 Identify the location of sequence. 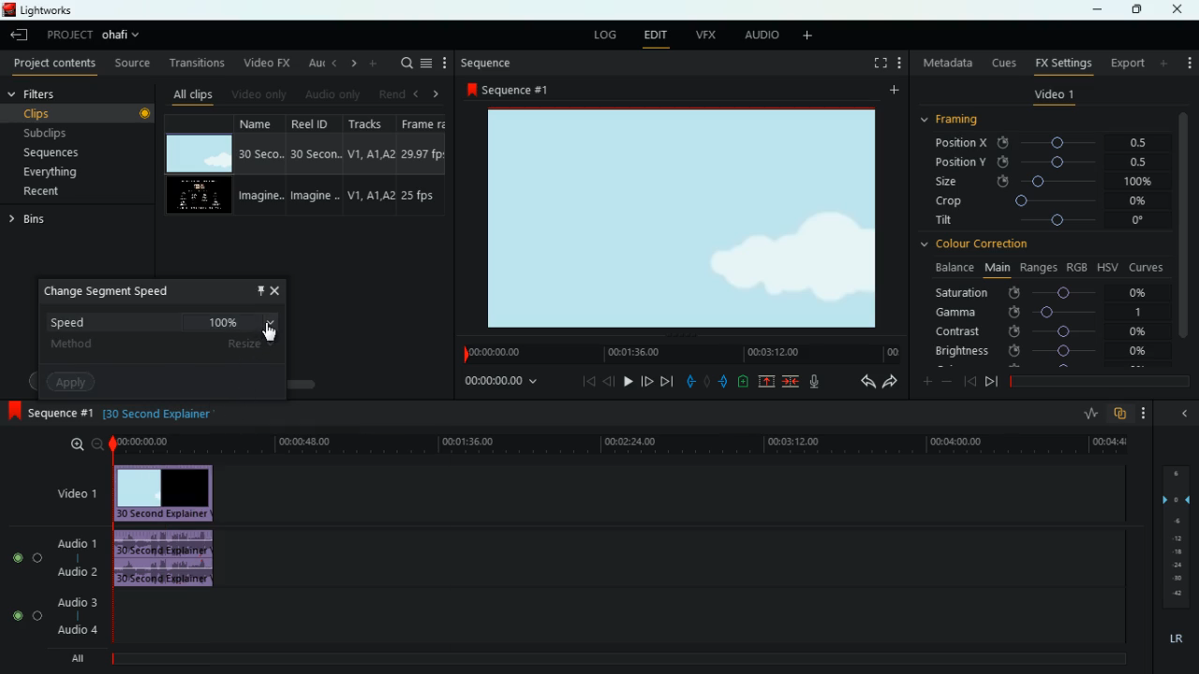
(48, 411).